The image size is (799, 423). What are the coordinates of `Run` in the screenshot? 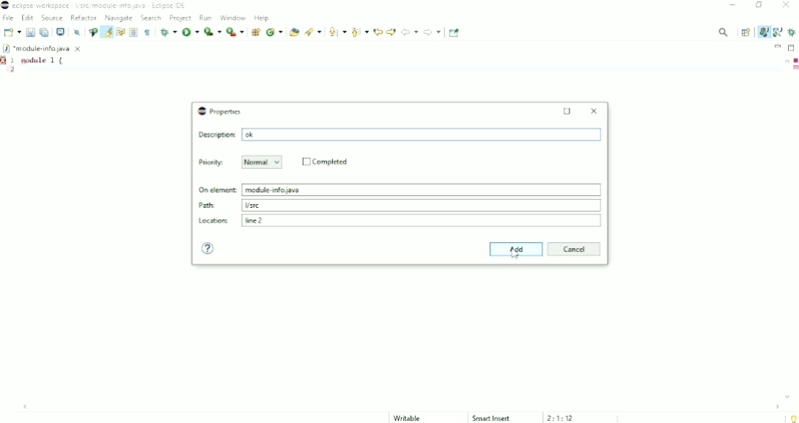 It's located at (207, 17).